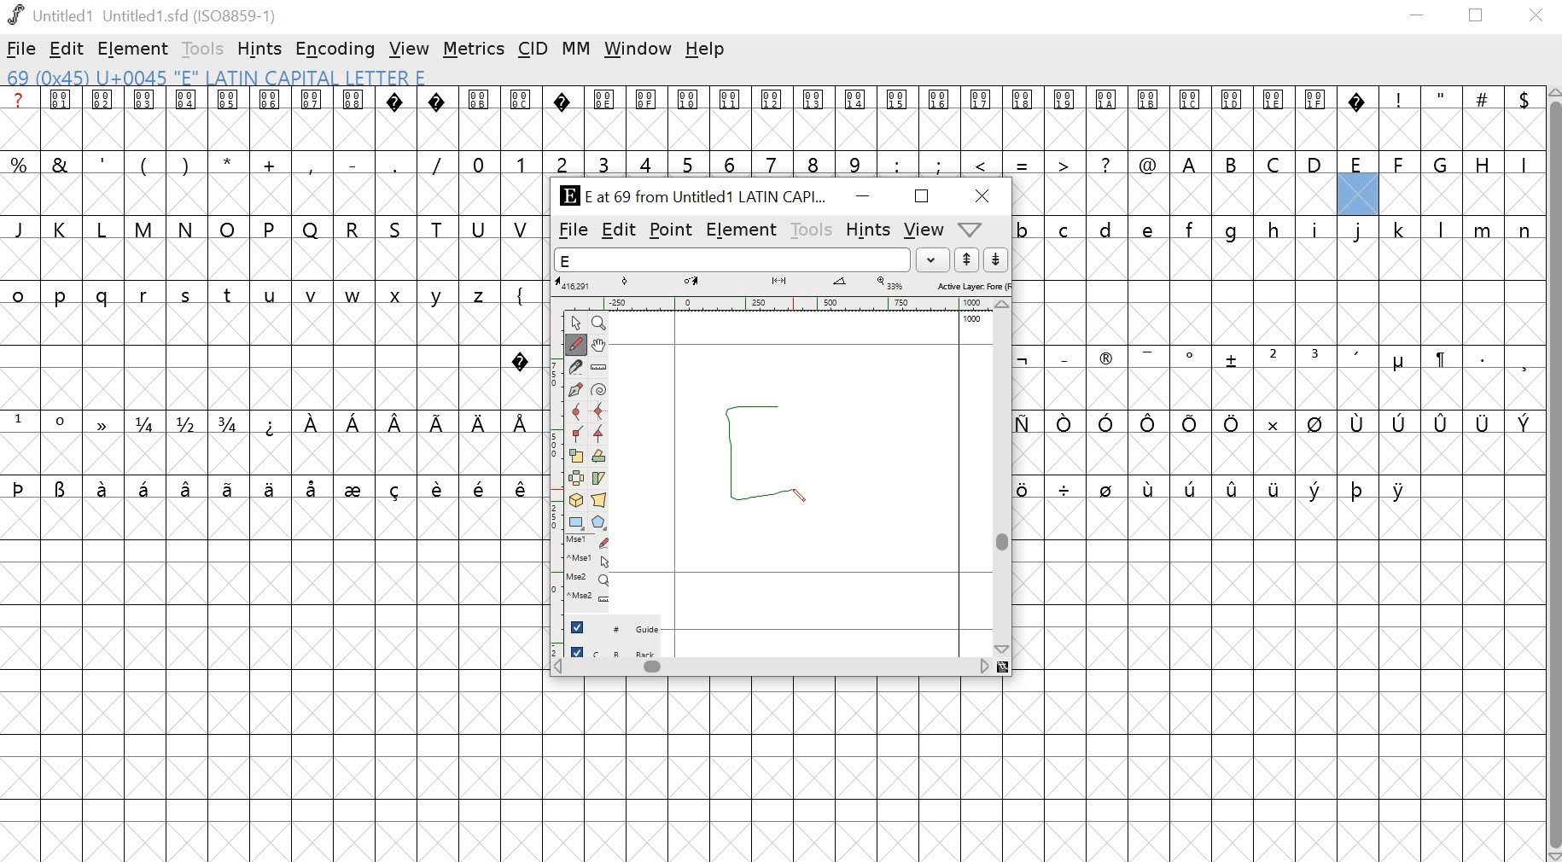 This screenshot has width=1562, height=862. What do you see at coordinates (270, 455) in the screenshot?
I see `empty cells` at bounding box center [270, 455].